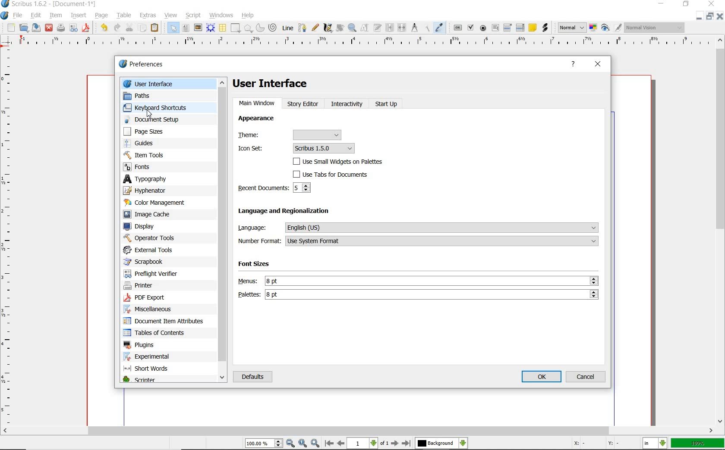 Image resolution: width=725 pixels, height=450 pixels. Describe the element at coordinates (259, 266) in the screenshot. I see `font sizes` at that location.